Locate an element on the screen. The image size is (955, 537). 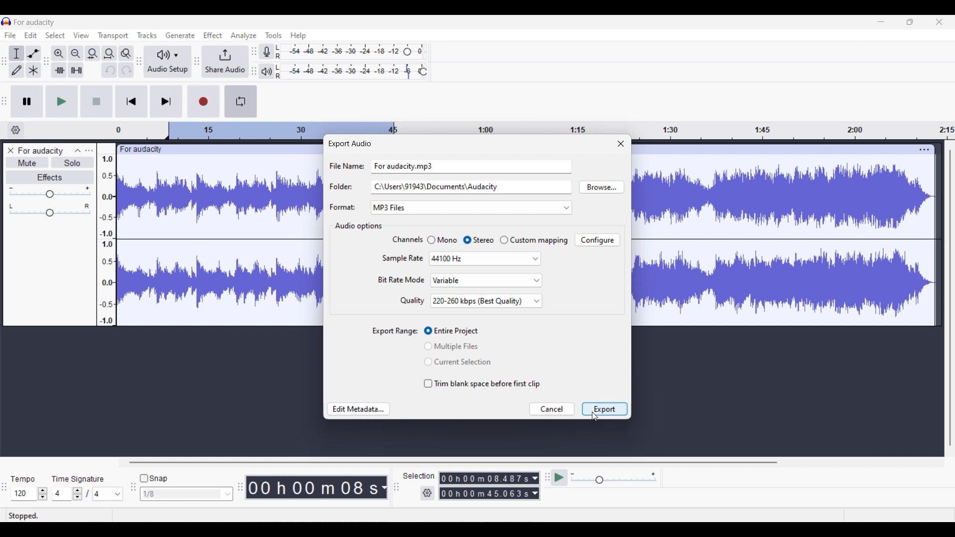
Options for Sample rate is located at coordinates (485, 259).